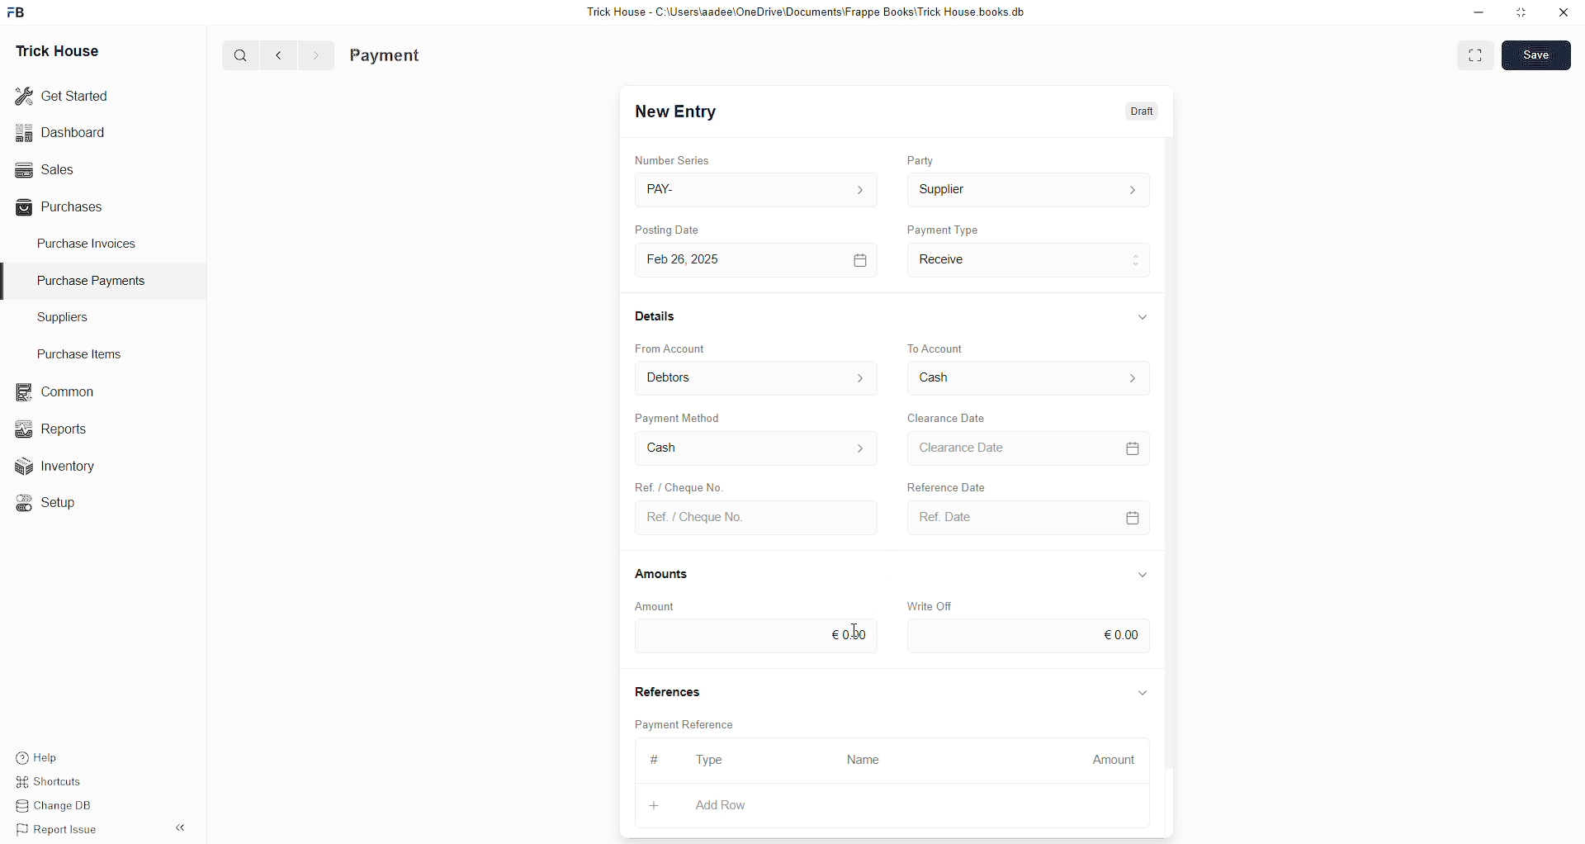  What do you see at coordinates (1029, 259) in the screenshot?
I see ` Payment Type` at bounding box center [1029, 259].